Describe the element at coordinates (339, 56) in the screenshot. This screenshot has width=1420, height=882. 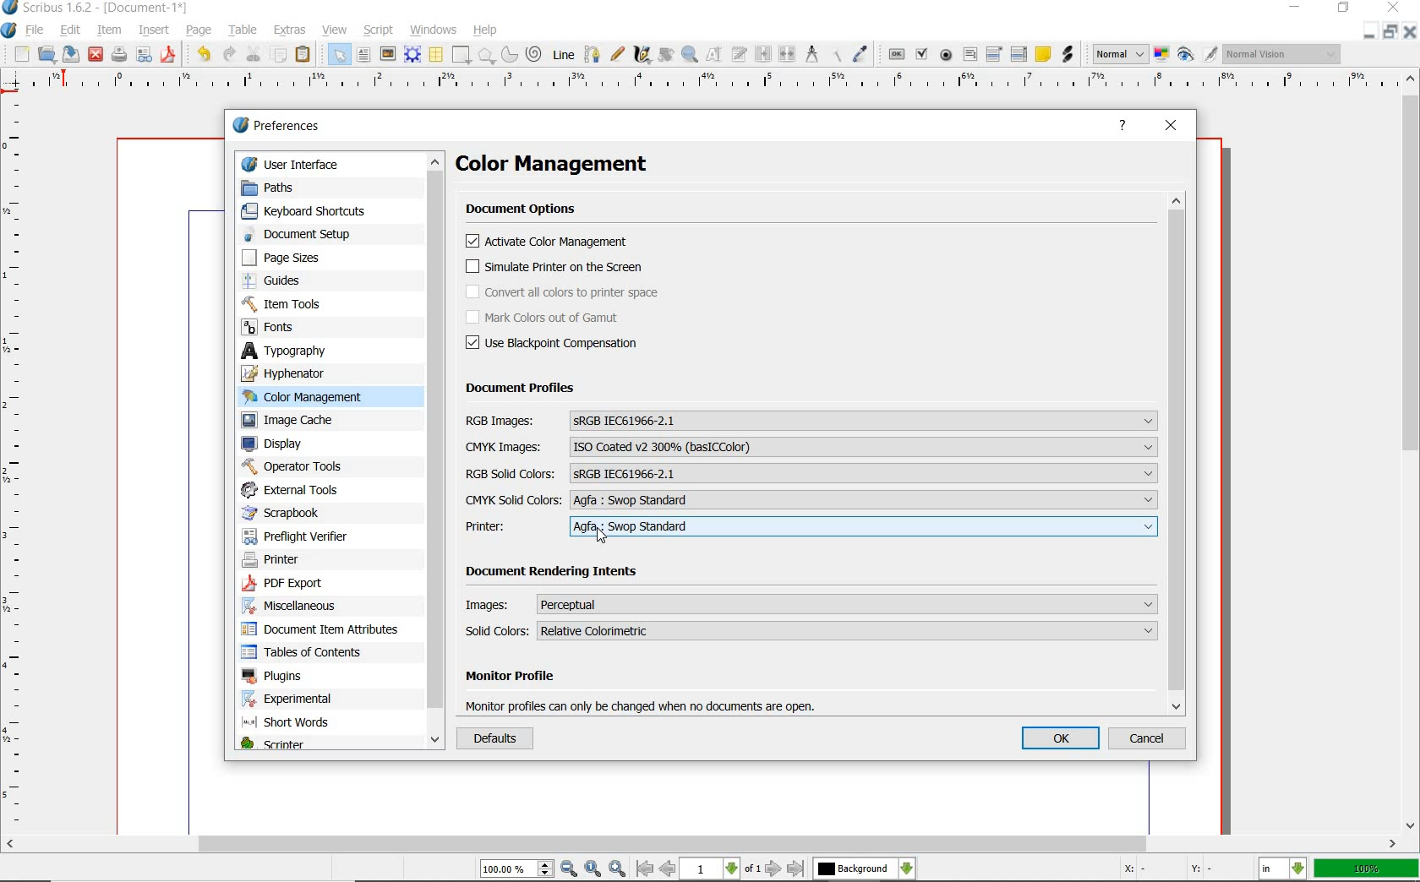
I see `select` at that location.